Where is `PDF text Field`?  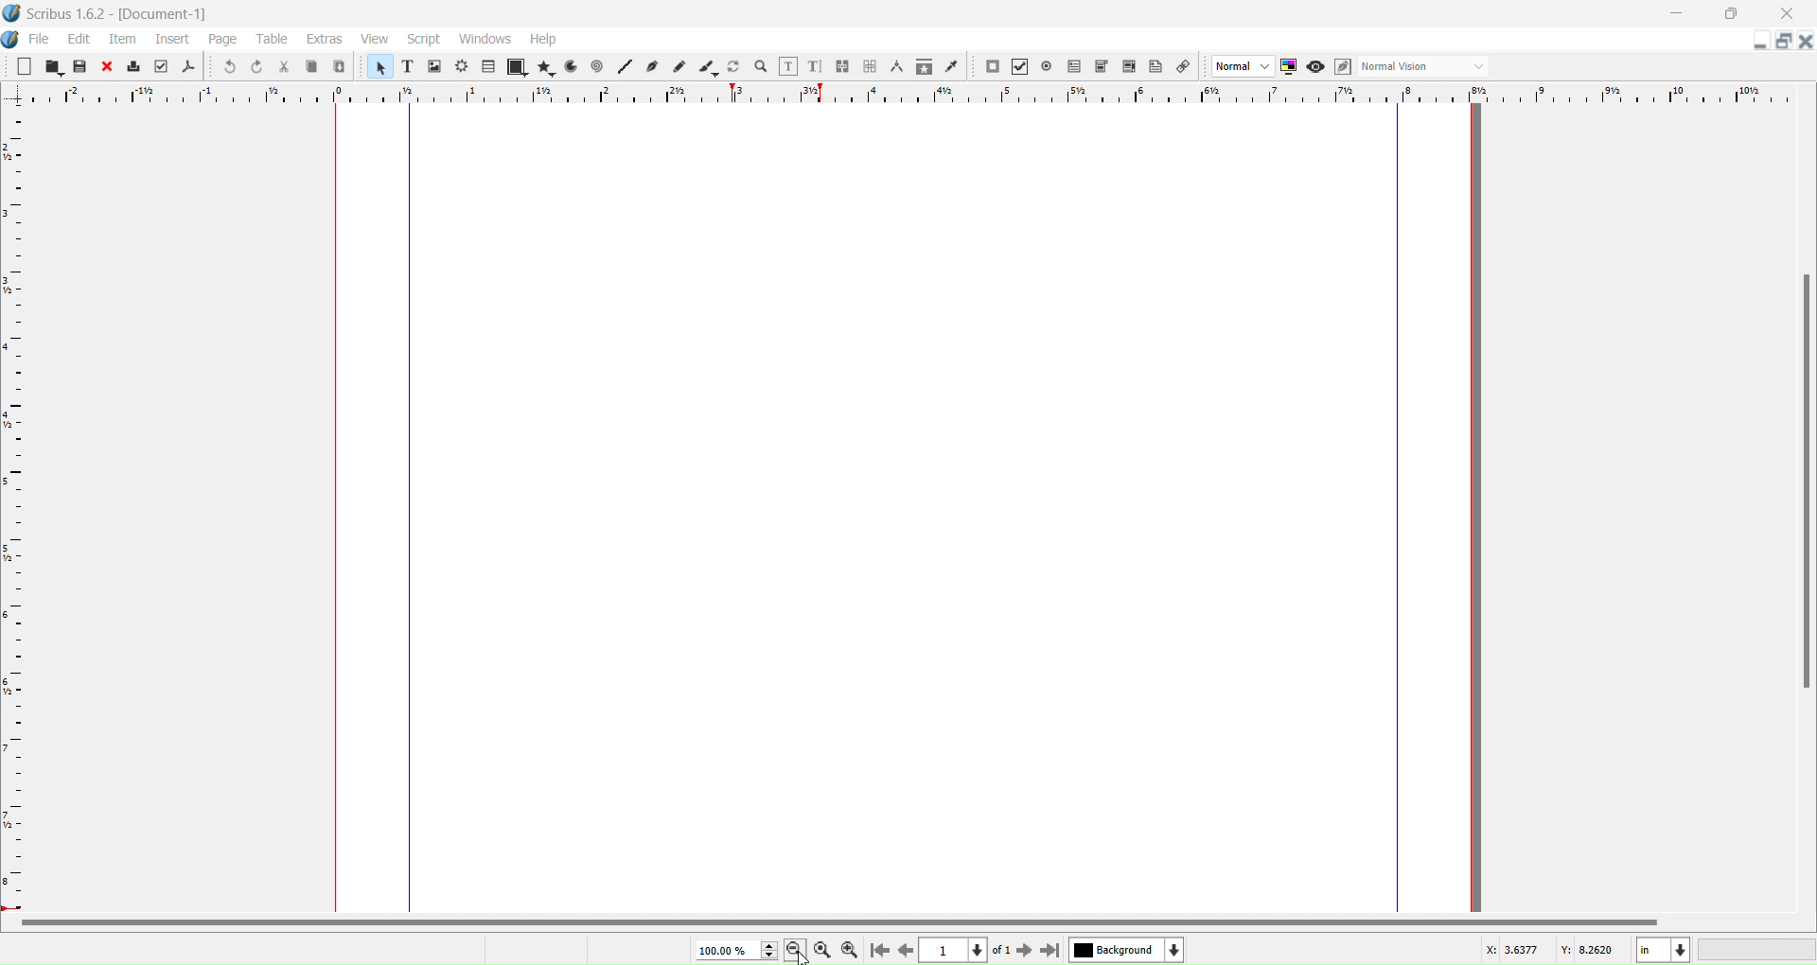
PDF text Field is located at coordinates (1072, 67).